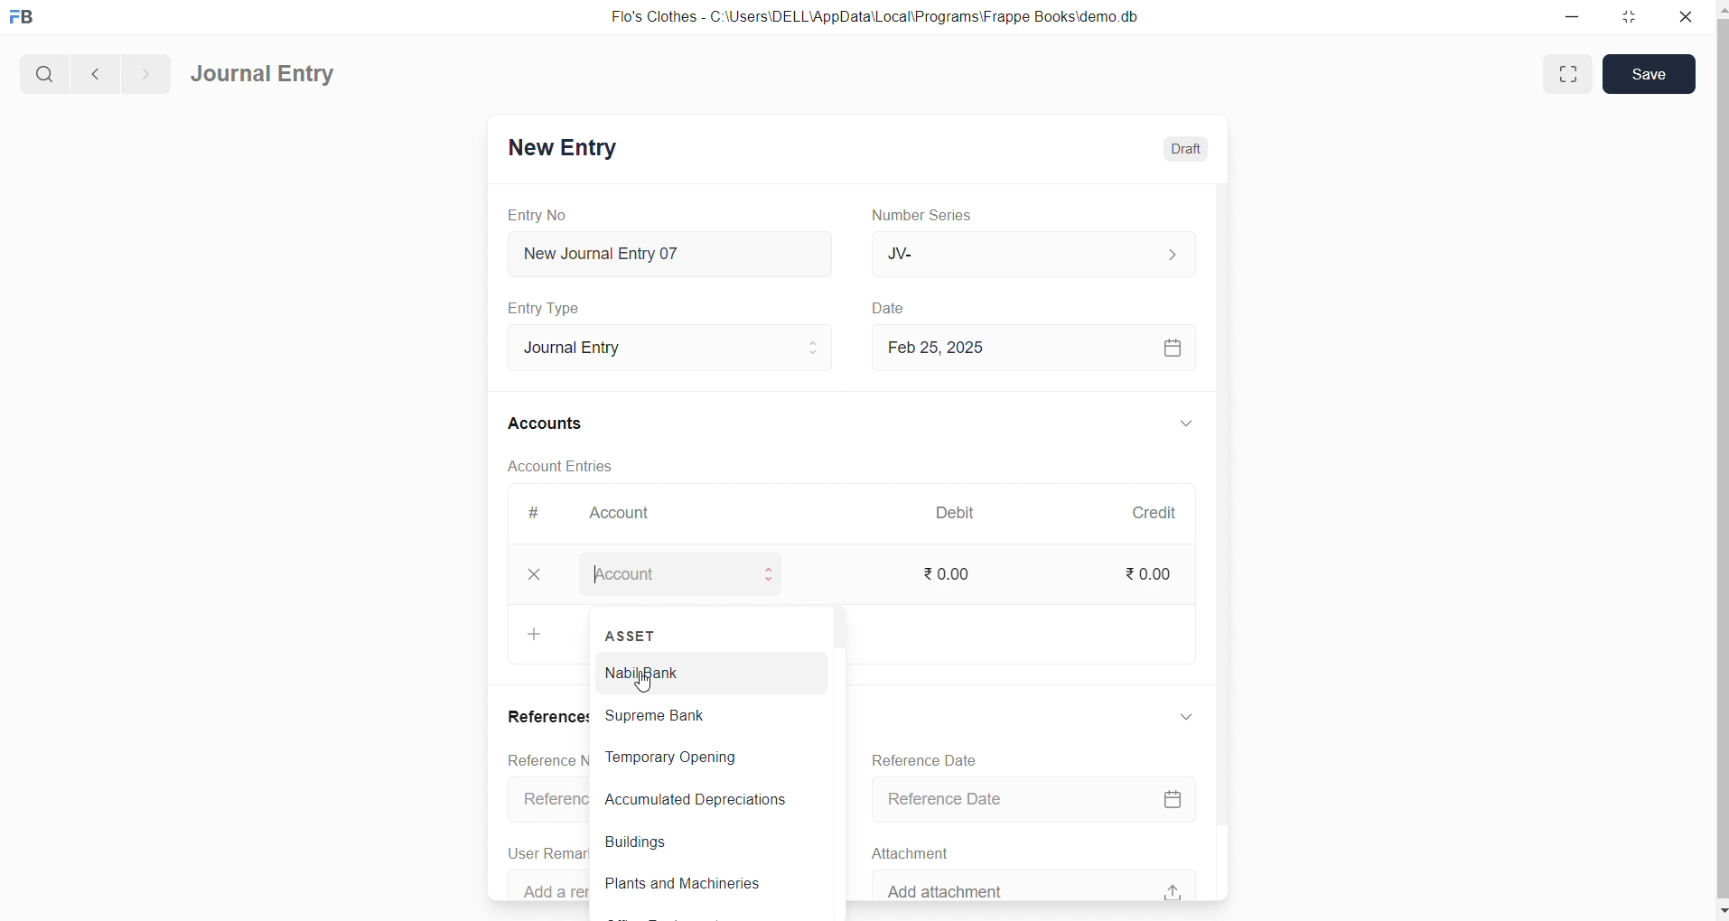  Describe the element at coordinates (898, 308) in the screenshot. I see `Date` at that location.